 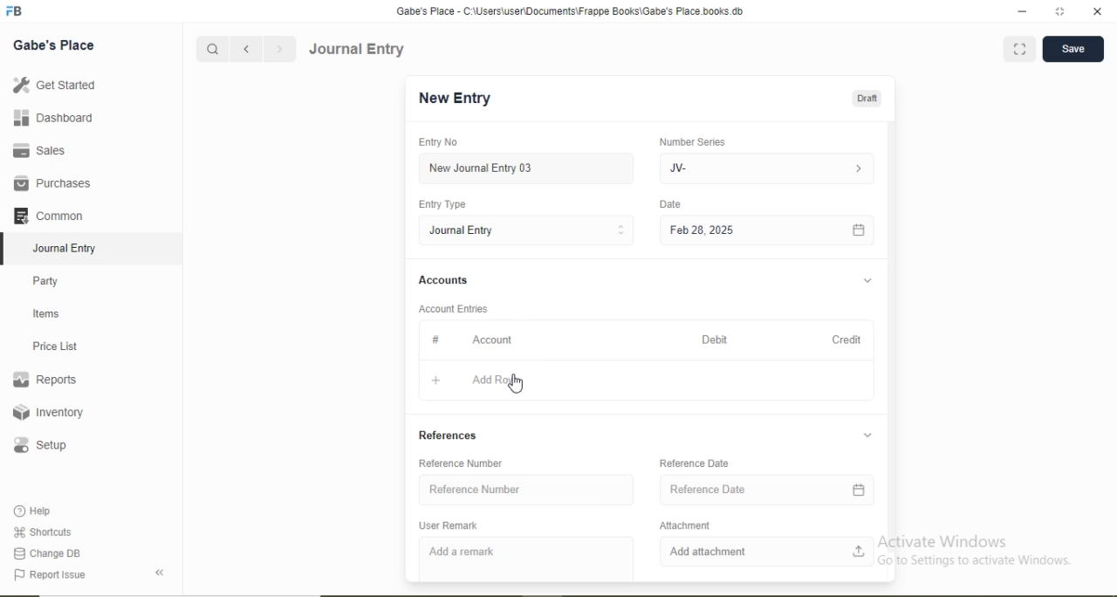 What do you see at coordinates (518, 386) in the screenshot?
I see `Cursor` at bounding box center [518, 386].